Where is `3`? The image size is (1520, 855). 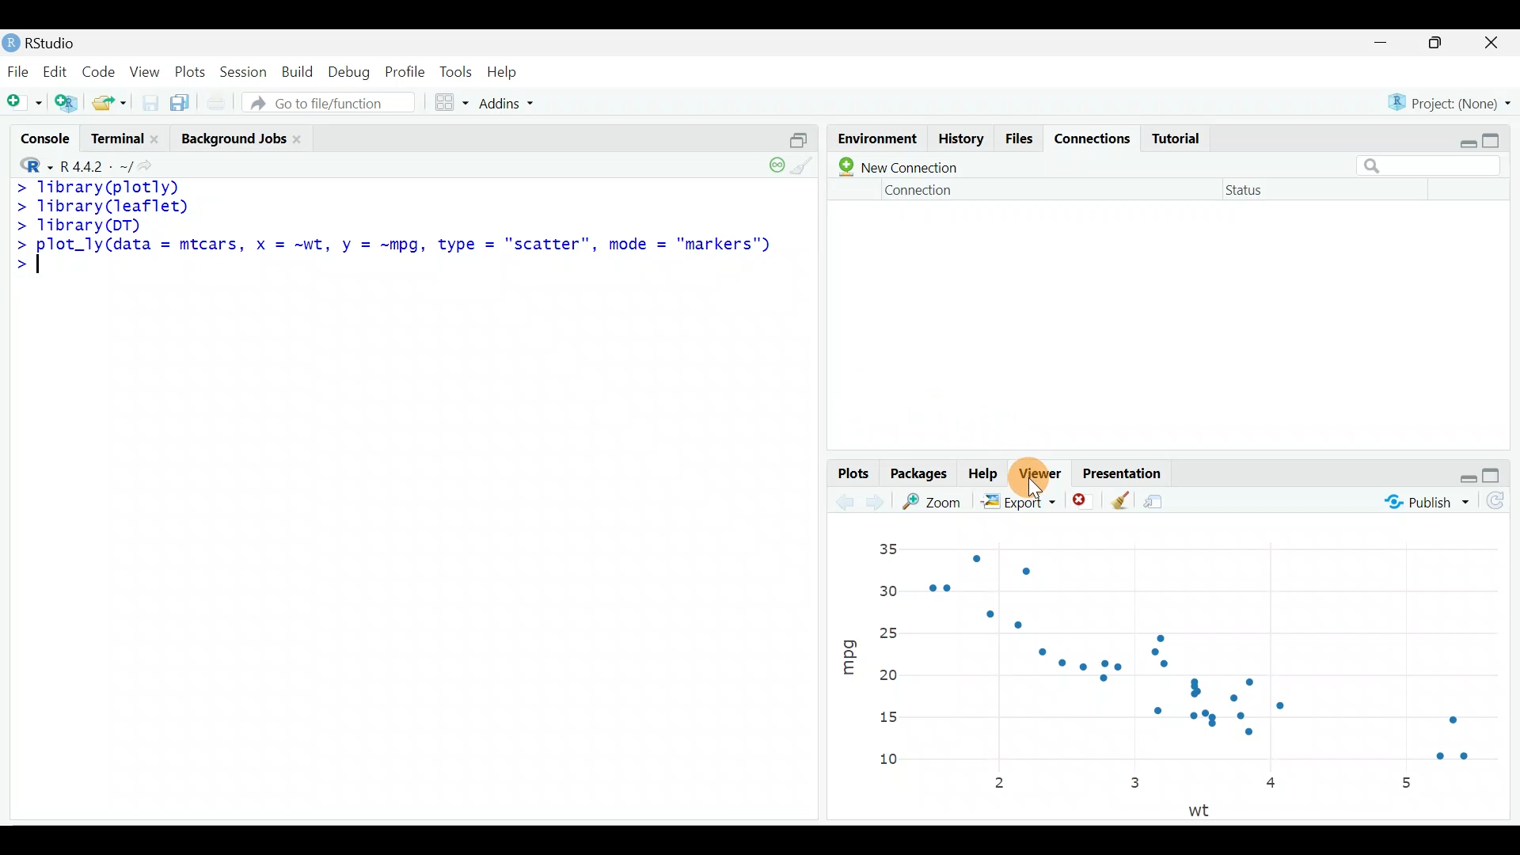 3 is located at coordinates (1141, 781).